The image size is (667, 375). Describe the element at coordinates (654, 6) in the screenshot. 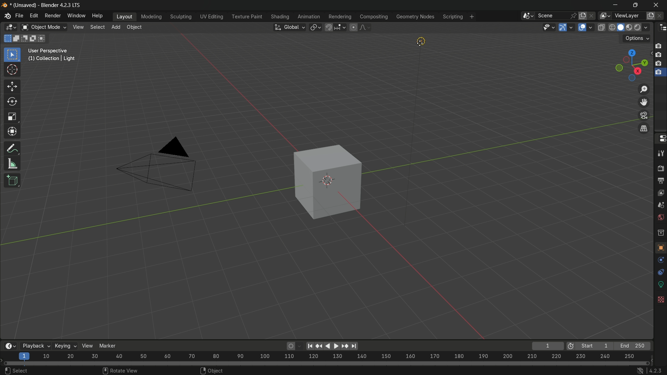

I see `close app` at that location.